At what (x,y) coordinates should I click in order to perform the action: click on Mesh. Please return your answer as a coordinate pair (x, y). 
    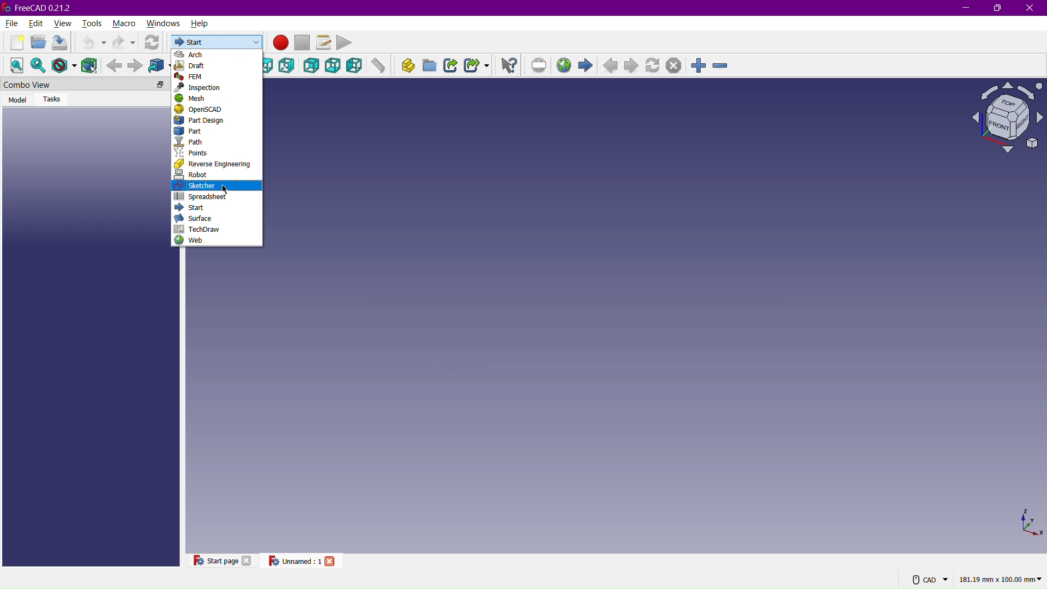
    Looking at the image, I should click on (196, 98).